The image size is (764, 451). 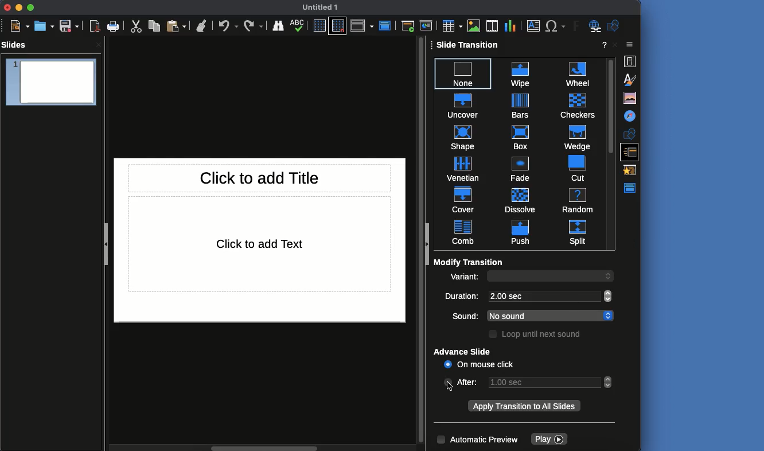 I want to click on Gallery, so click(x=630, y=99).